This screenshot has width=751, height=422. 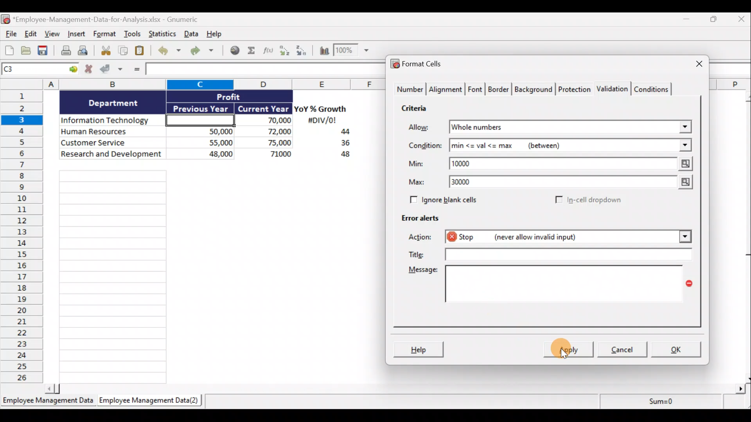 I want to click on 48, so click(x=341, y=156).